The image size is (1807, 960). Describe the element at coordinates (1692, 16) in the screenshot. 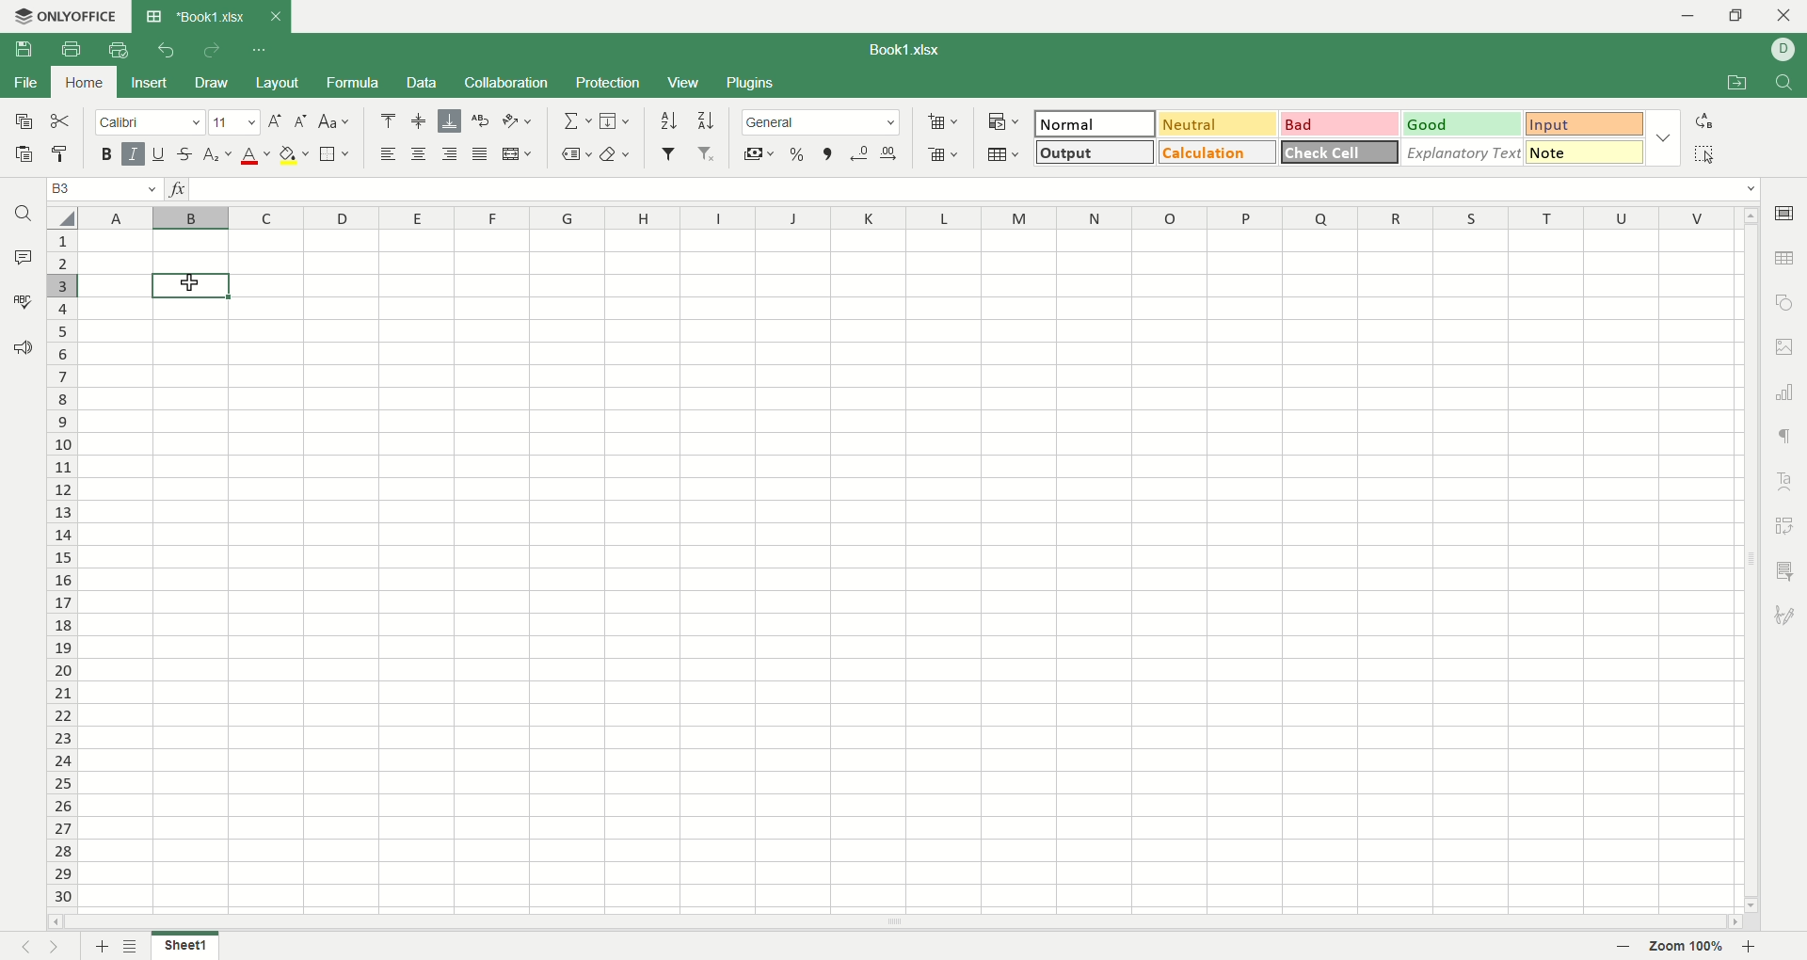

I see `minimize` at that location.